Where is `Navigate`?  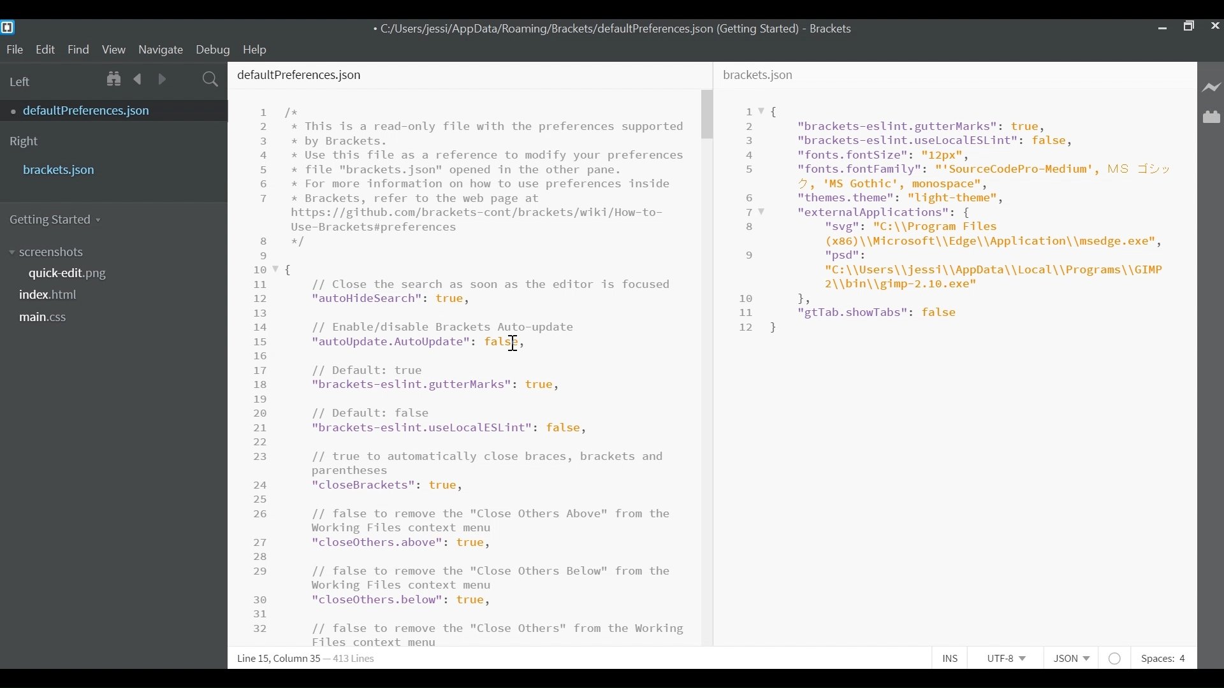
Navigate is located at coordinates (161, 48).